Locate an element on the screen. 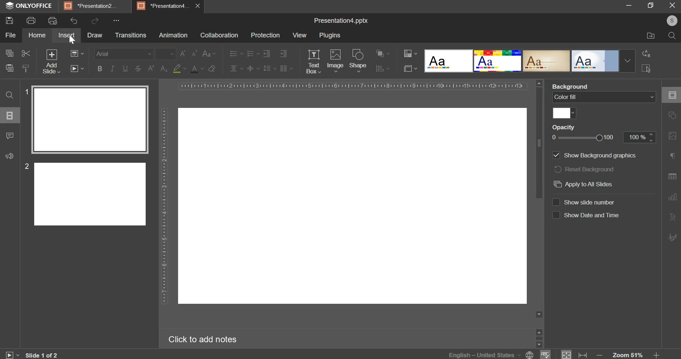 Image resolution: width=681 pixels, height=359 pixels. slide 1 is located at coordinates (84, 120).